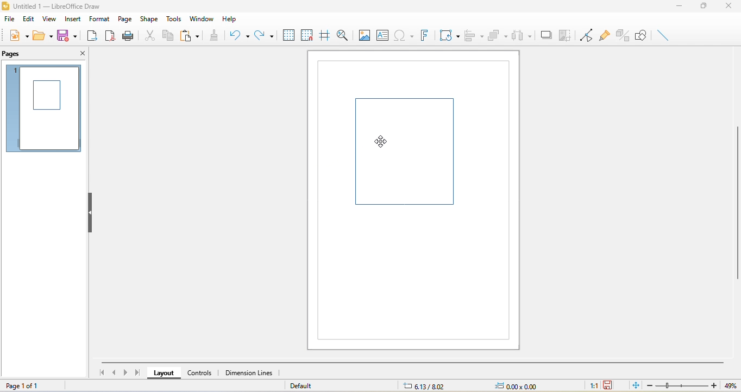  I want to click on shape, so click(428, 149).